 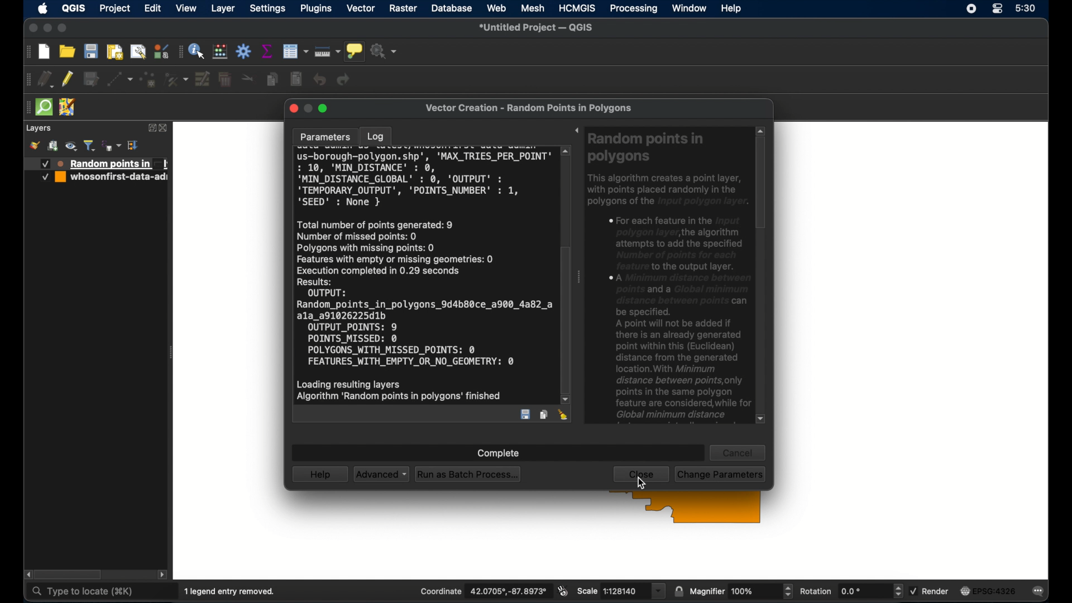 What do you see at coordinates (316, 9) in the screenshot?
I see `plugins` at bounding box center [316, 9].